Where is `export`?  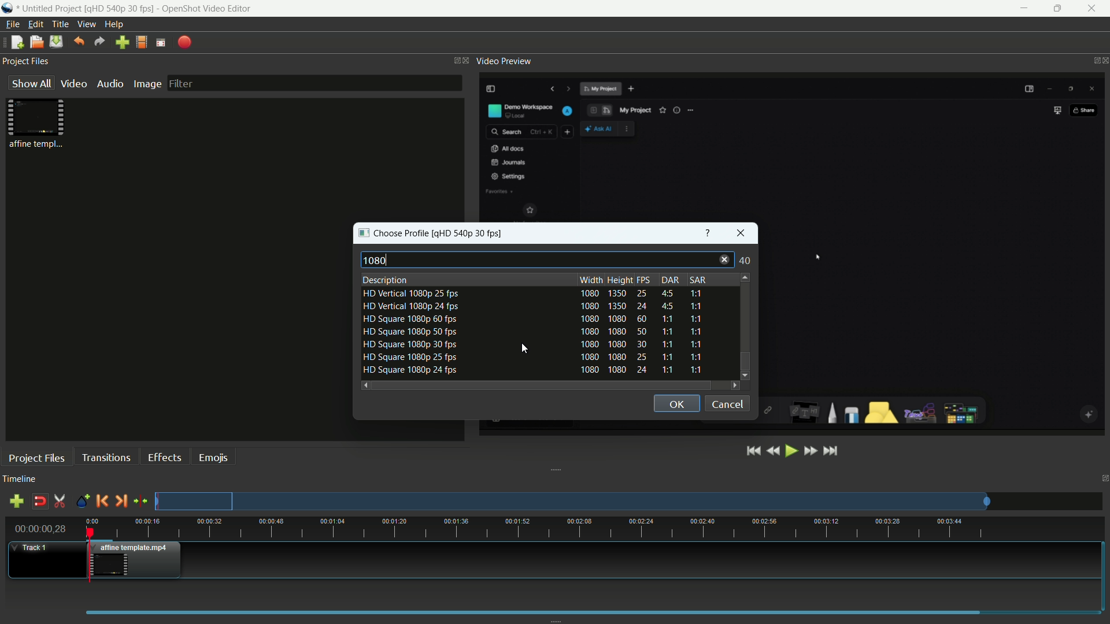 export is located at coordinates (183, 43).